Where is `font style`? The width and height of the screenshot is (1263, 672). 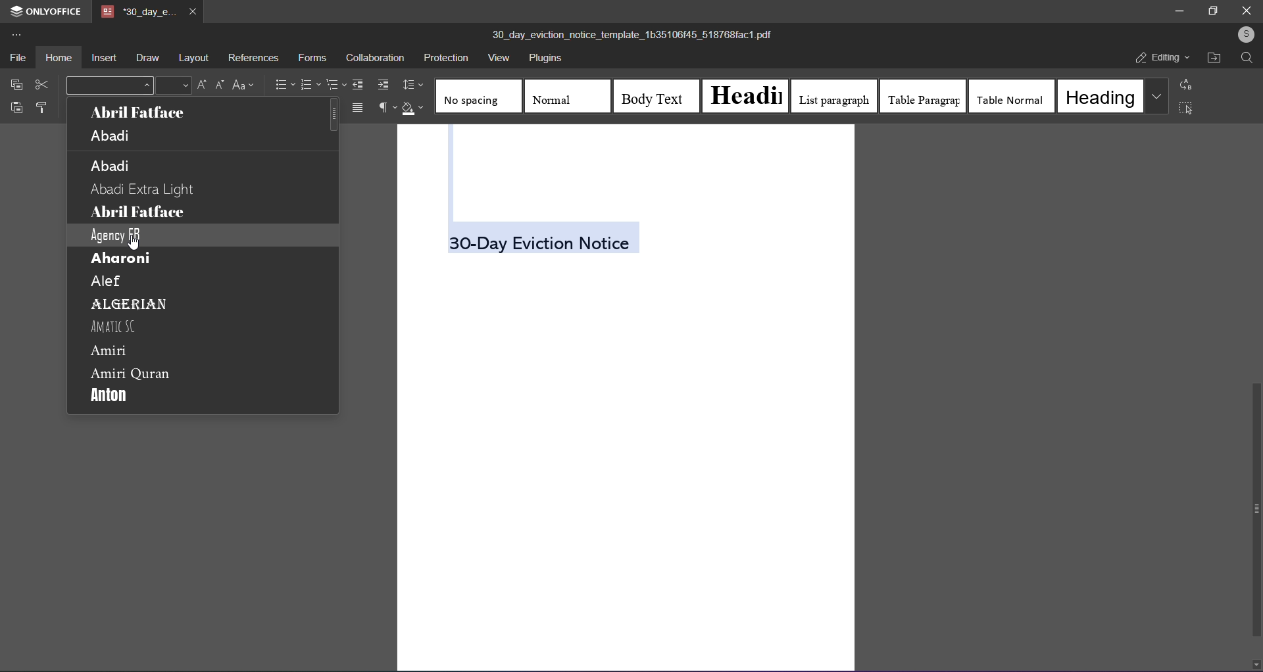 font style is located at coordinates (111, 85).